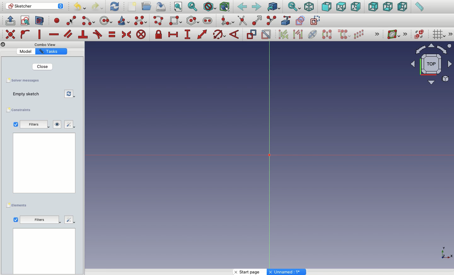  What do you see at coordinates (316, 21) in the screenshot?
I see `construction geometry` at bounding box center [316, 21].